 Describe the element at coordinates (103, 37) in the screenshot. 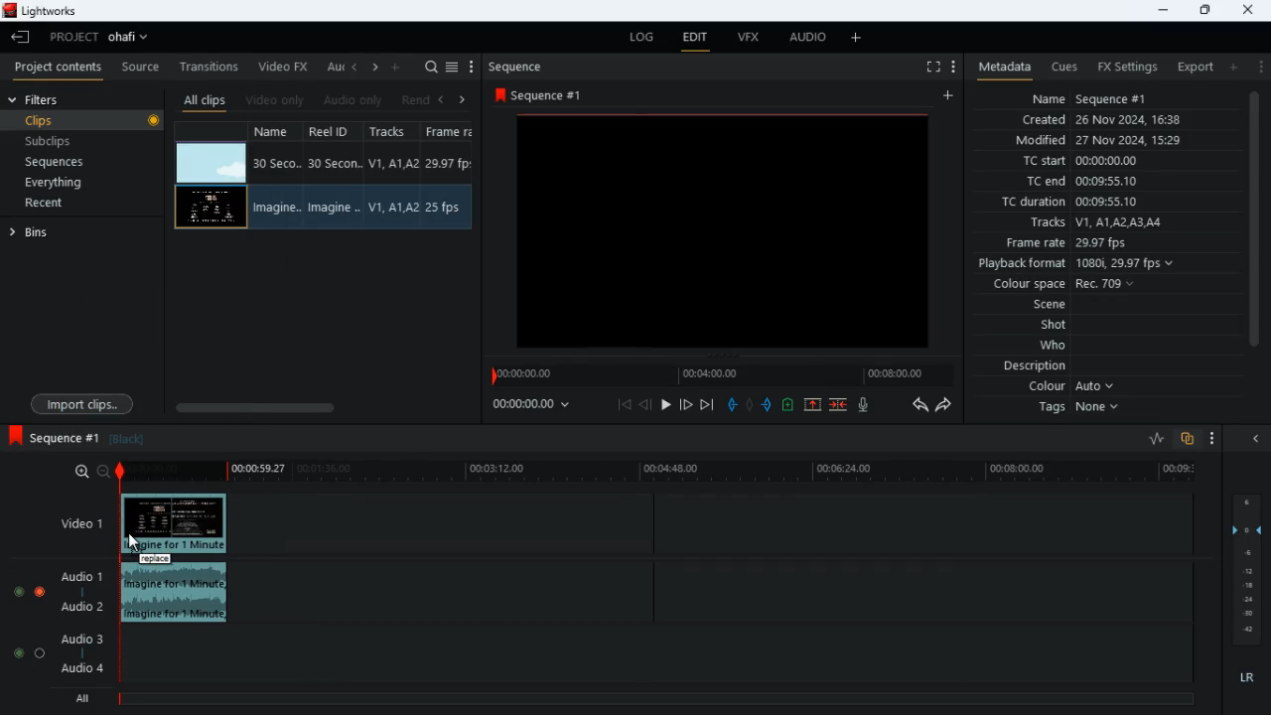

I see `project` at that location.